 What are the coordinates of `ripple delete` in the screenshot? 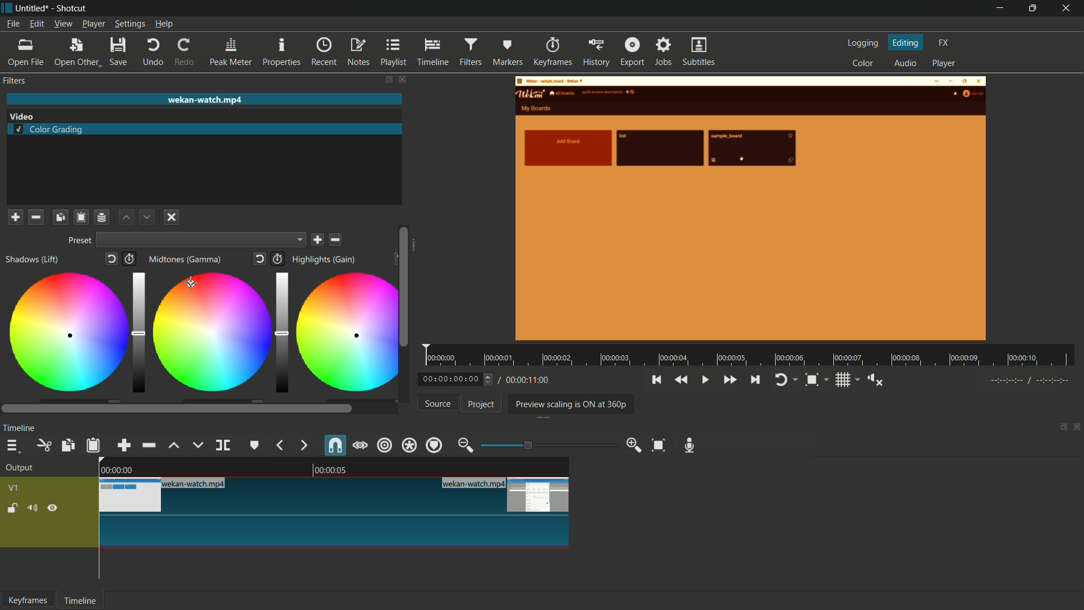 It's located at (147, 445).